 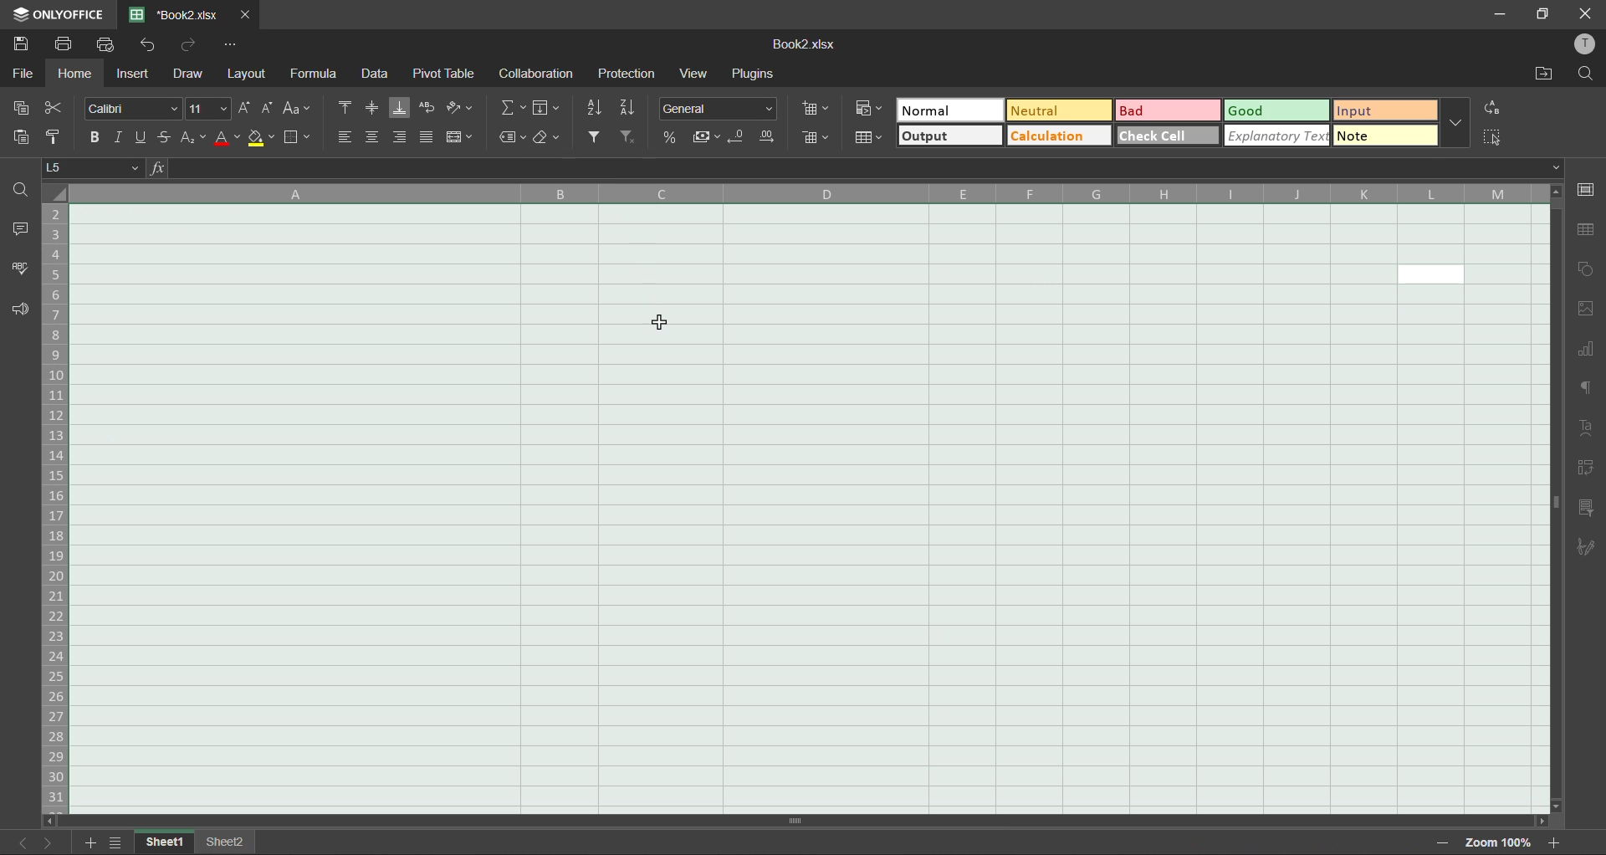 What do you see at coordinates (228, 139) in the screenshot?
I see `font color` at bounding box center [228, 139].